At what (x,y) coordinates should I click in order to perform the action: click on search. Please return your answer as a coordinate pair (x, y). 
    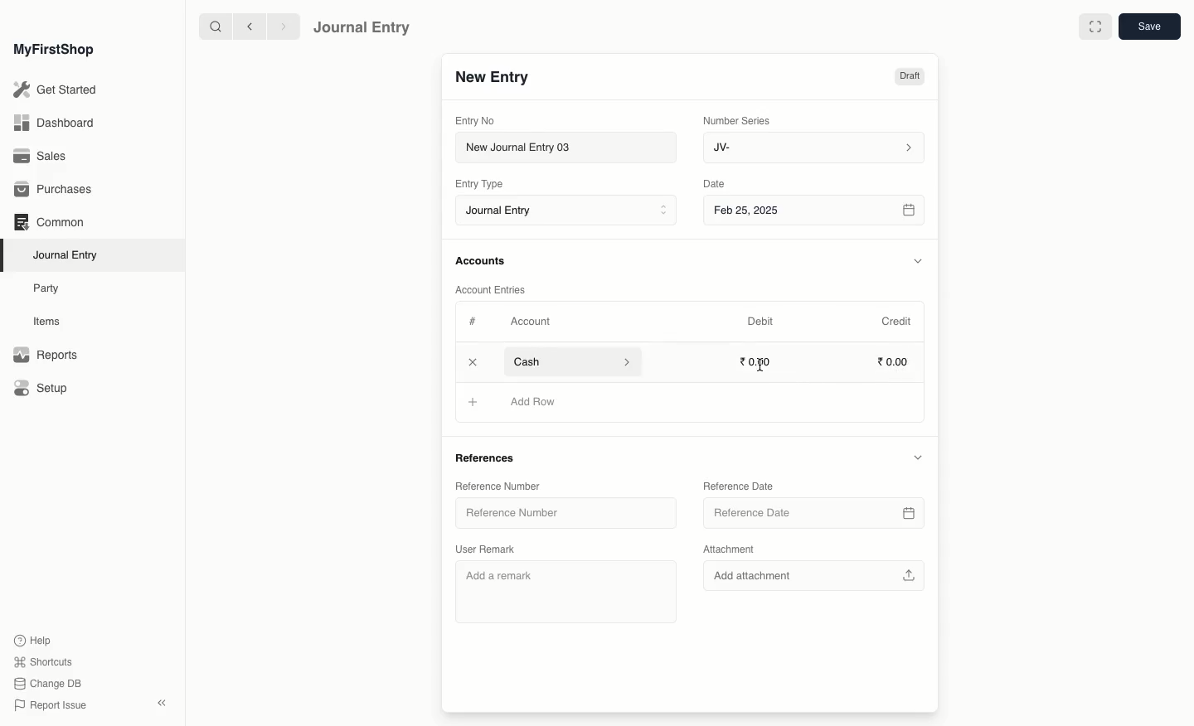
    Looking at the image, I should click on (211, 27).